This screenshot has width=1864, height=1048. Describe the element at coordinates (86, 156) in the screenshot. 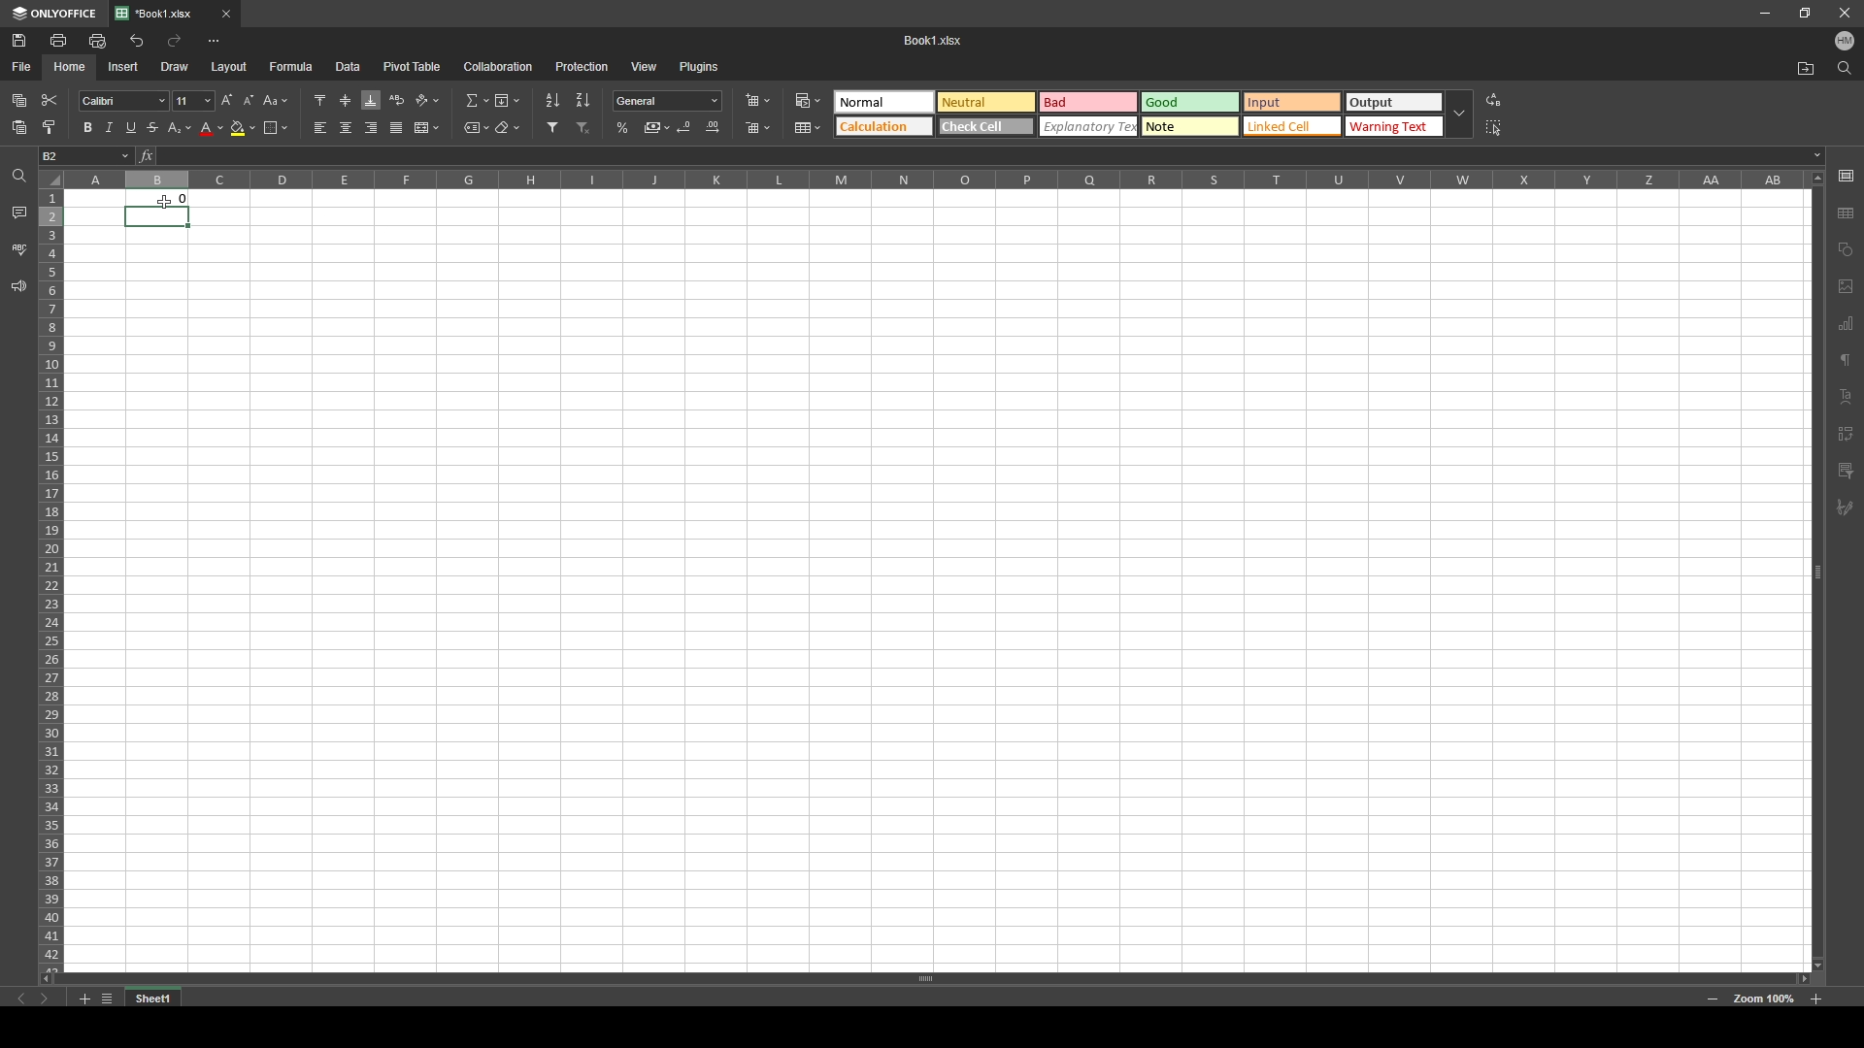

I see `selected cell` at that location.